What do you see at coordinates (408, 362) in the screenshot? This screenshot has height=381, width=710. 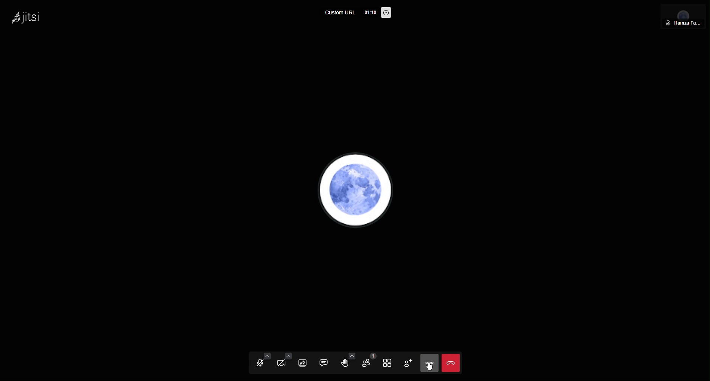 I see `Add Participant` at bounding box center [408, 362].